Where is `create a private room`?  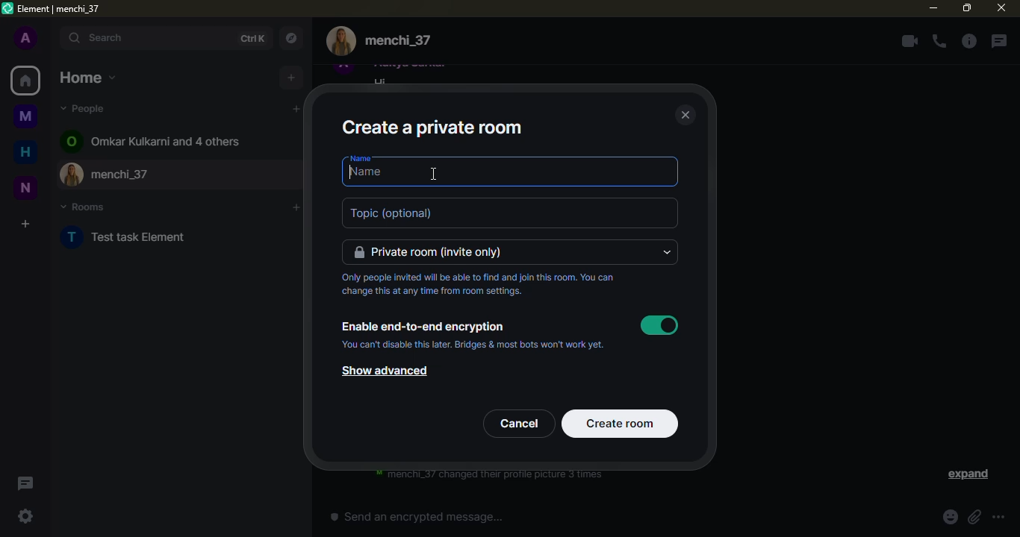
create a private room is located at coordinates (432, 128).